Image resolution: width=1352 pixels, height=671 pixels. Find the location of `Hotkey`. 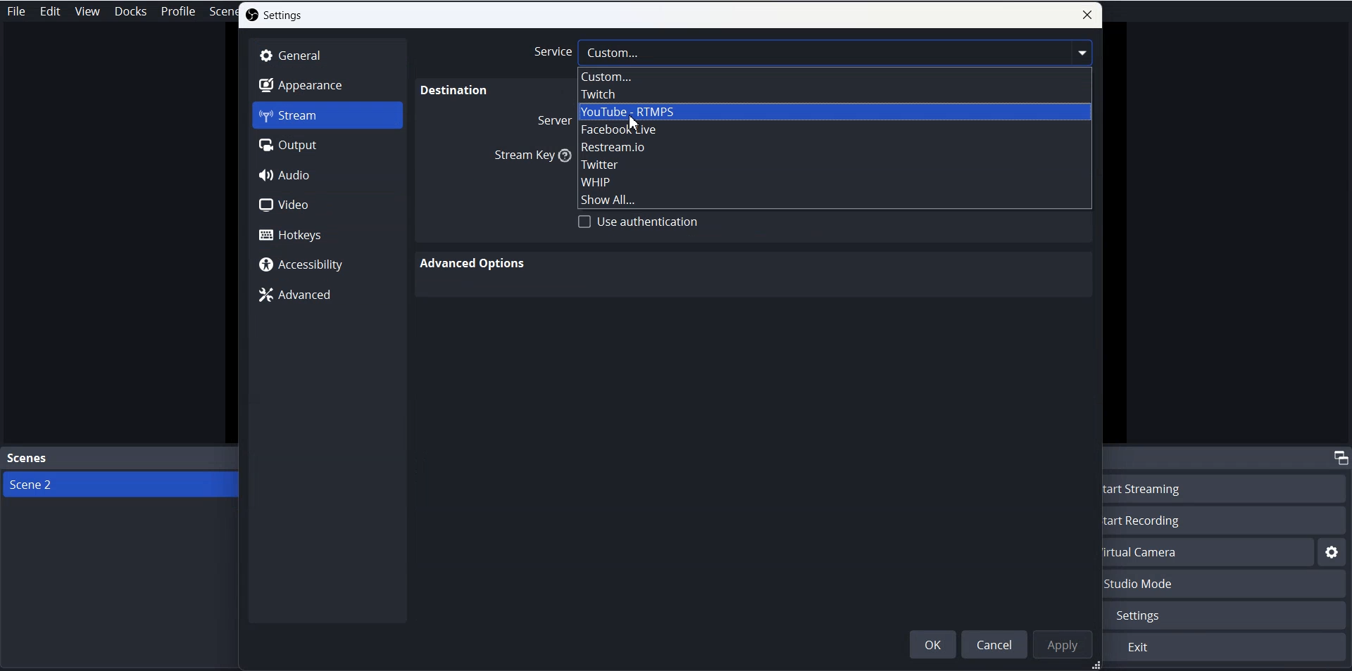

Hotkey is located at coordinates (327, 234).